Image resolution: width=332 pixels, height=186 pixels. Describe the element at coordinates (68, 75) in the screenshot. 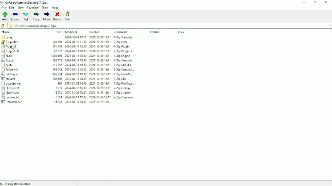

I see `7zFM.exe` at that location.